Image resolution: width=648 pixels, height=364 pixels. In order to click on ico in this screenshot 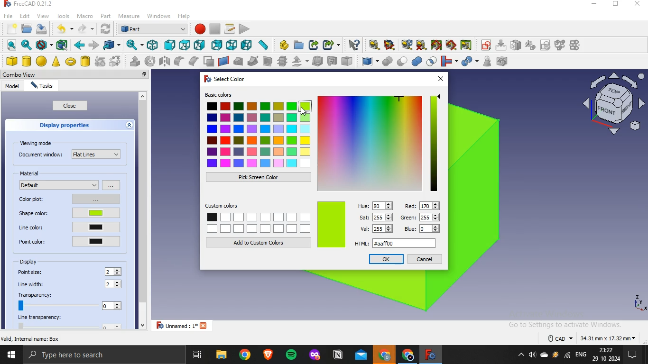, I will do `click(616, 102)`.